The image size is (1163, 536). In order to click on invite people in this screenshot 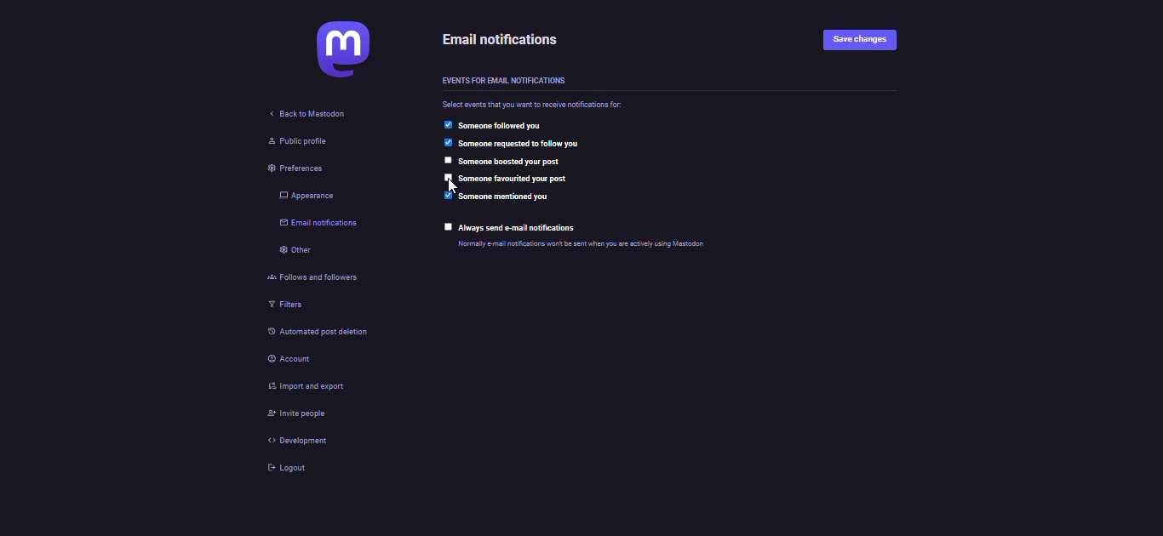, I will do `click(297, 414)`.